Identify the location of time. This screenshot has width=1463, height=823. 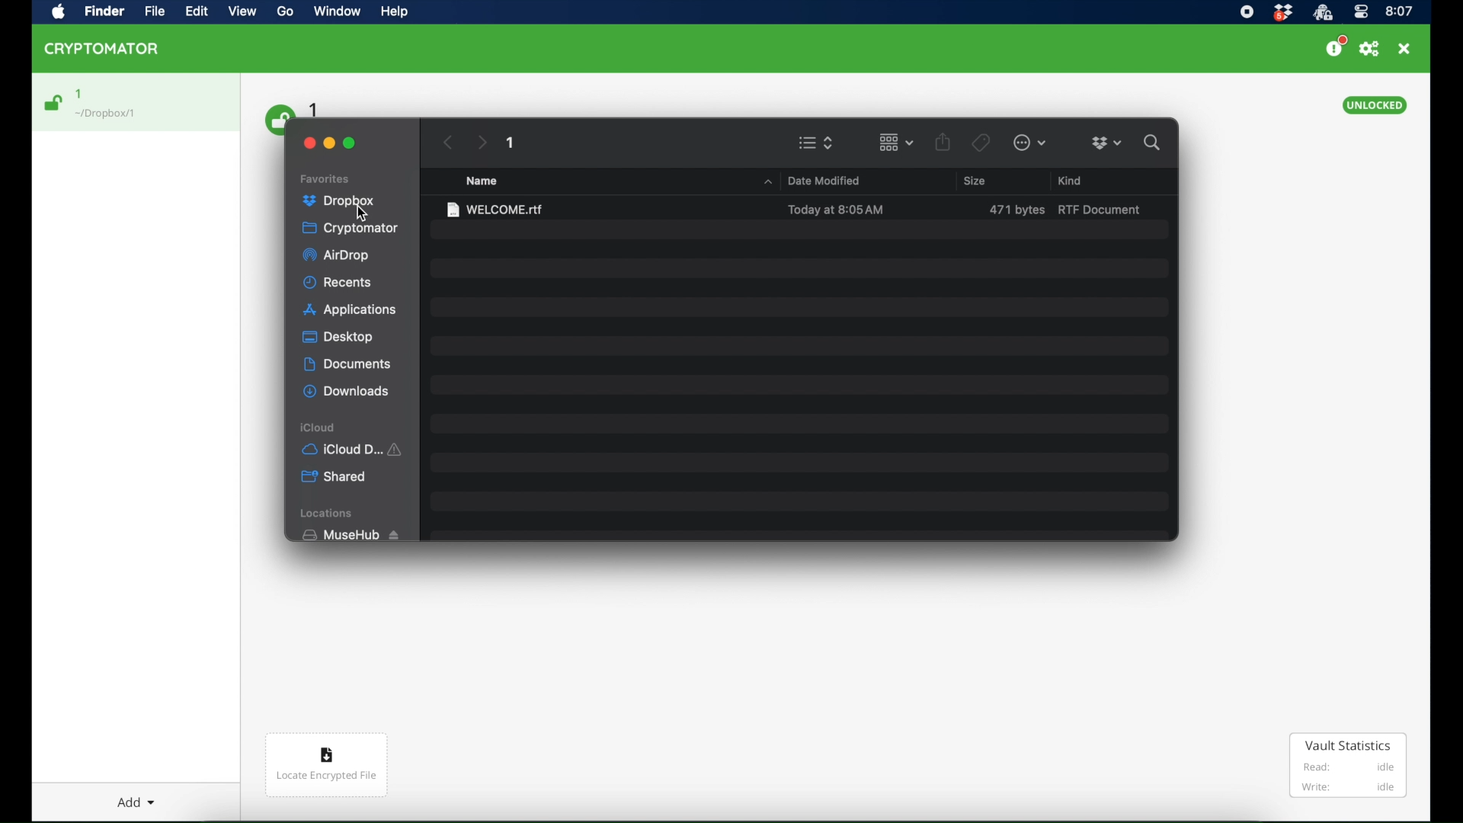
(1400, 11).